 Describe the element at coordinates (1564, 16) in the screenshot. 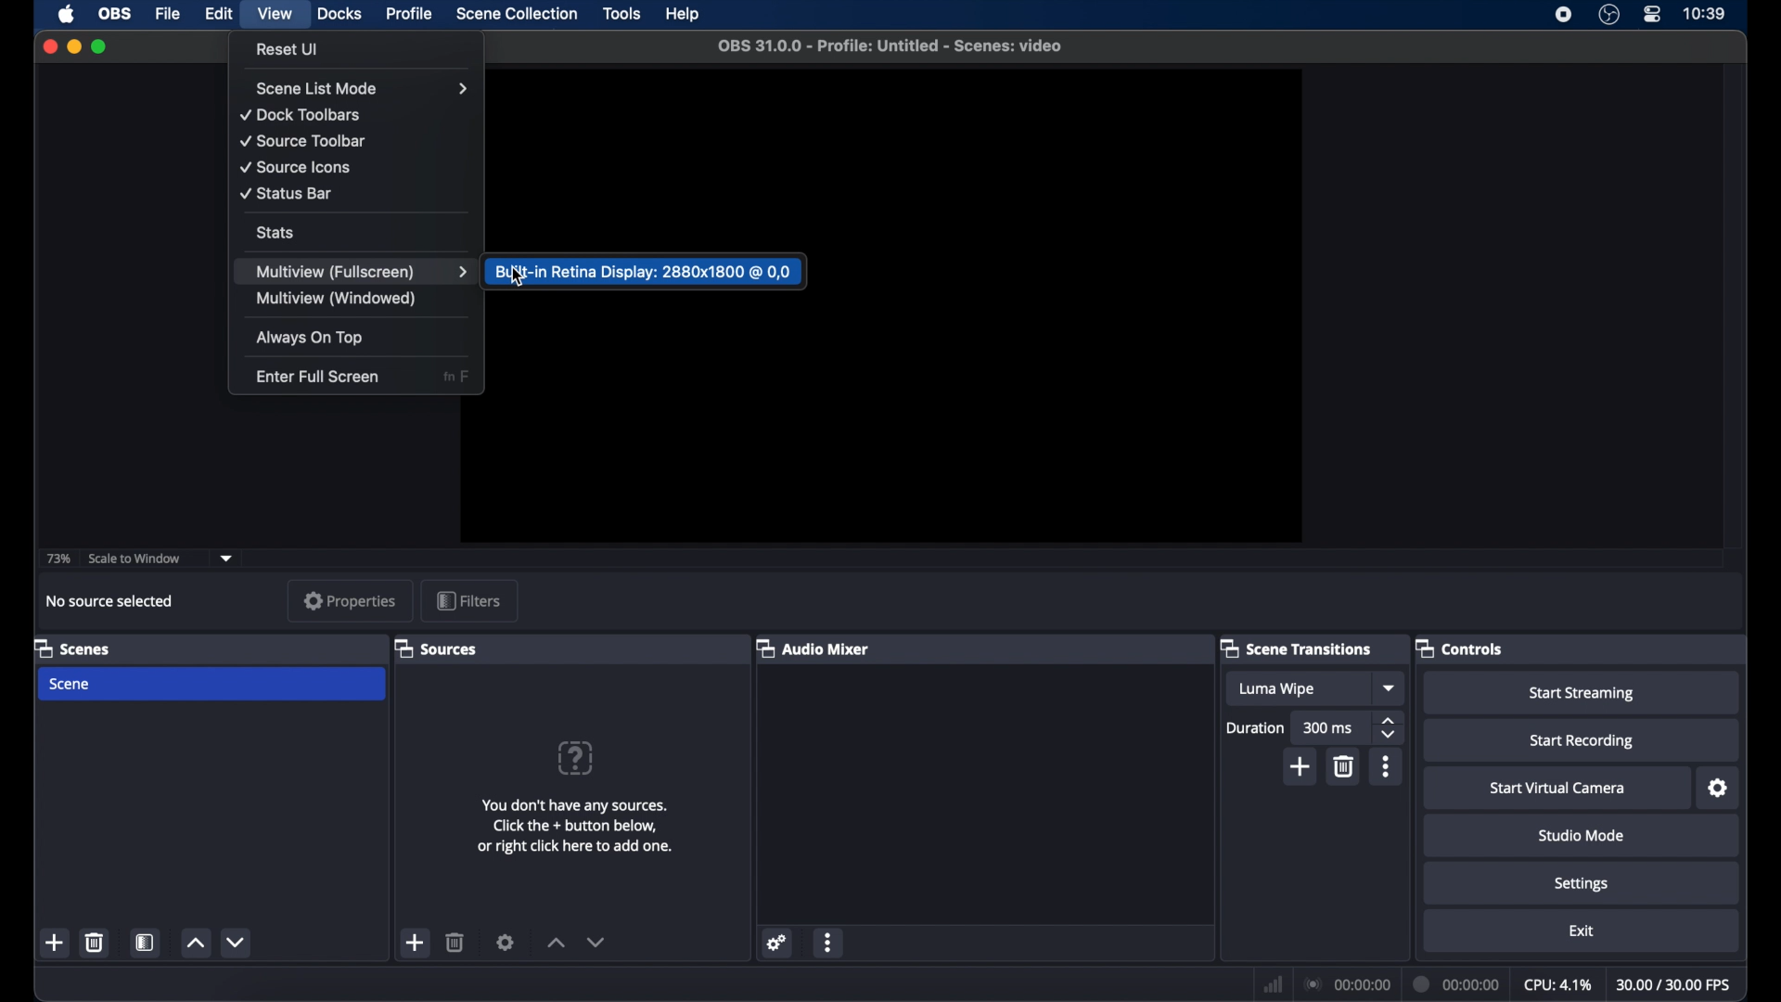

I see `screen recorder icon` at that location.